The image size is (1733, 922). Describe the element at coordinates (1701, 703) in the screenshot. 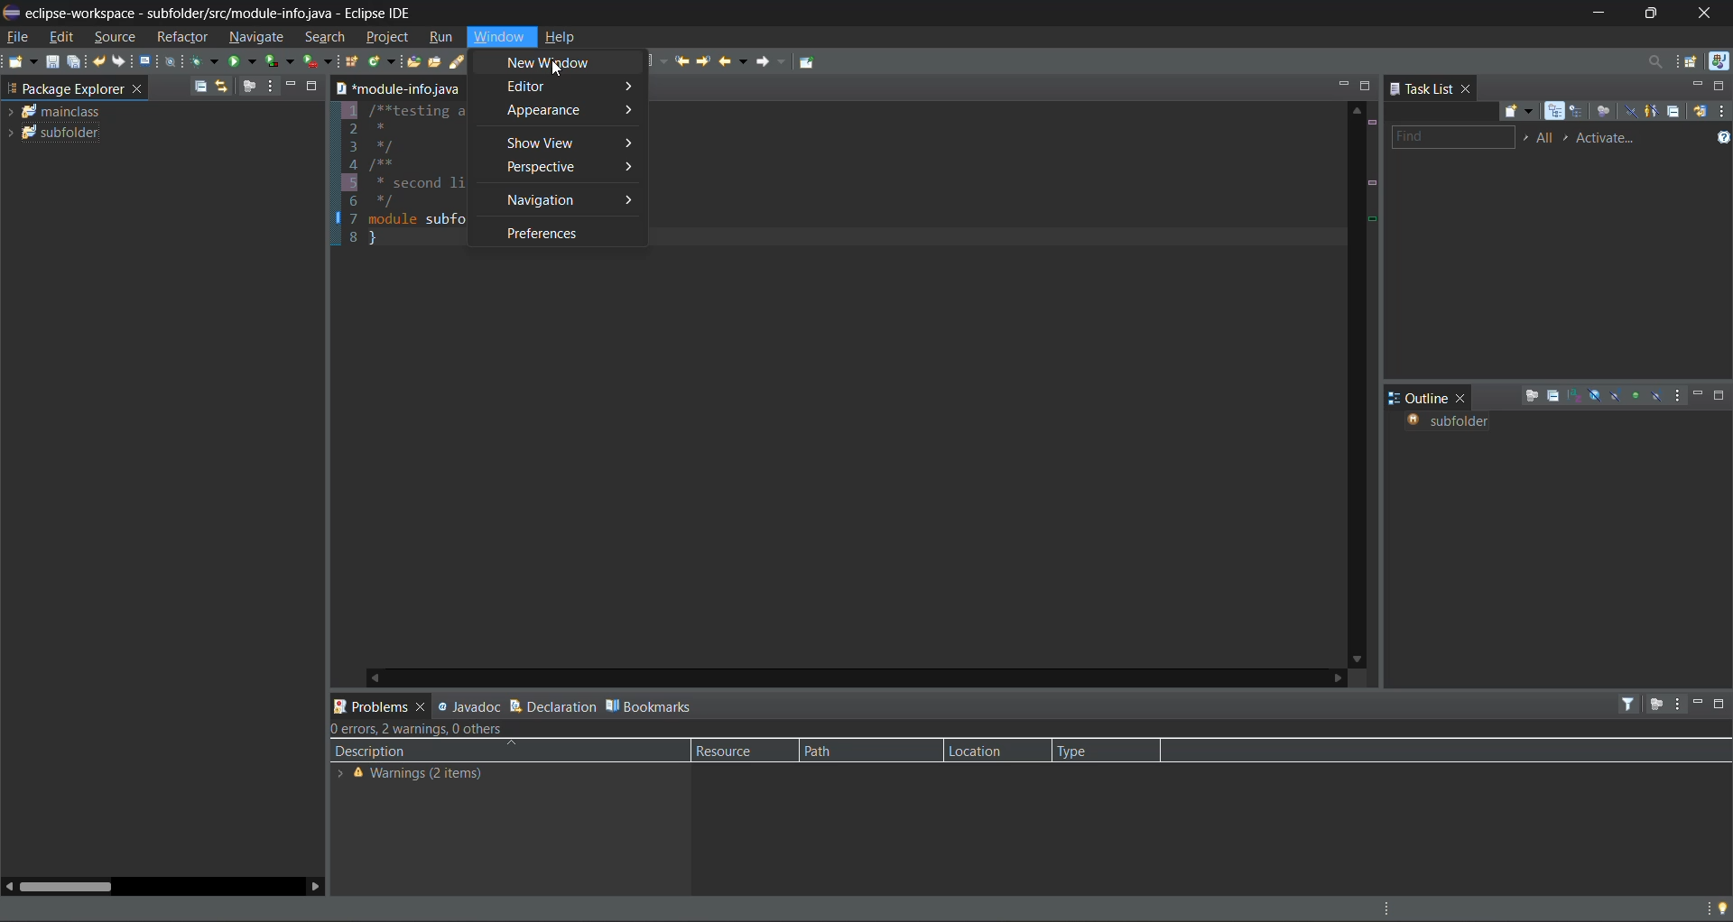

I see `minimize` at that location.